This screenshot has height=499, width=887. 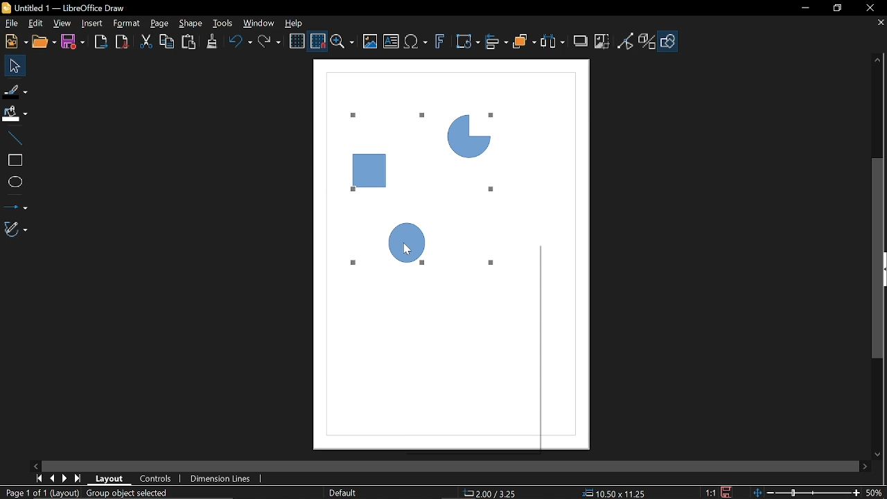 I want to click on Copy, so click(x=167, y=42).